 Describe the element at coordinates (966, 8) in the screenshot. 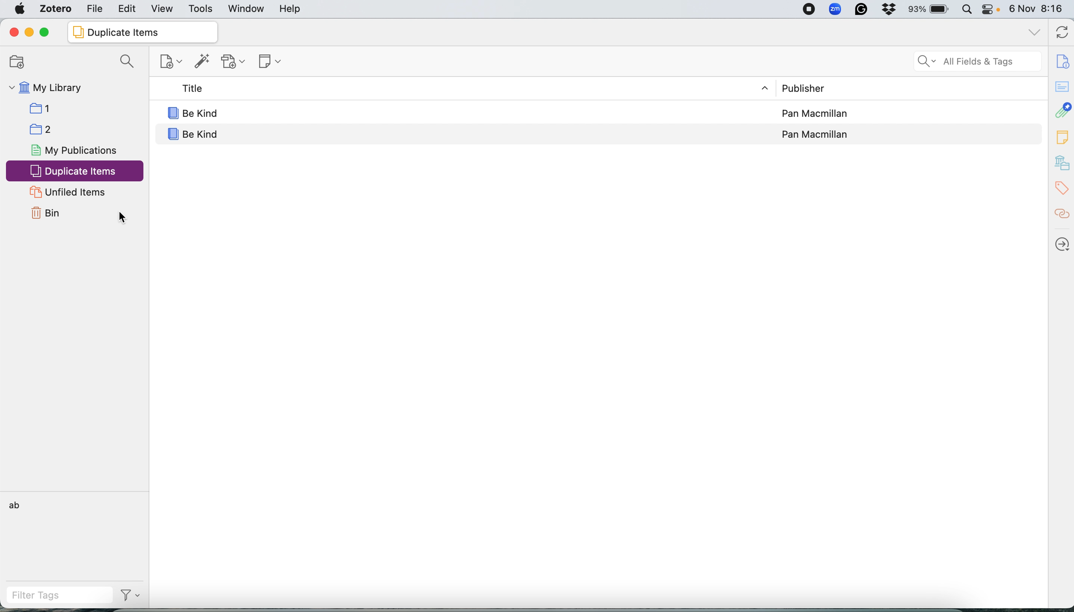

I see `spotlight search` at that location.